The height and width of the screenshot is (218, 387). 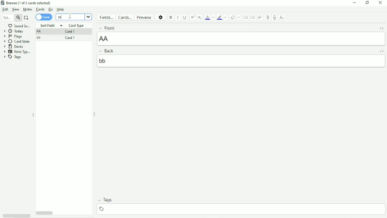 What do you see at coordinates (16, 215) in the screenshot?
I see `Horizontal scrollbar` at bounding box center [16, 215].